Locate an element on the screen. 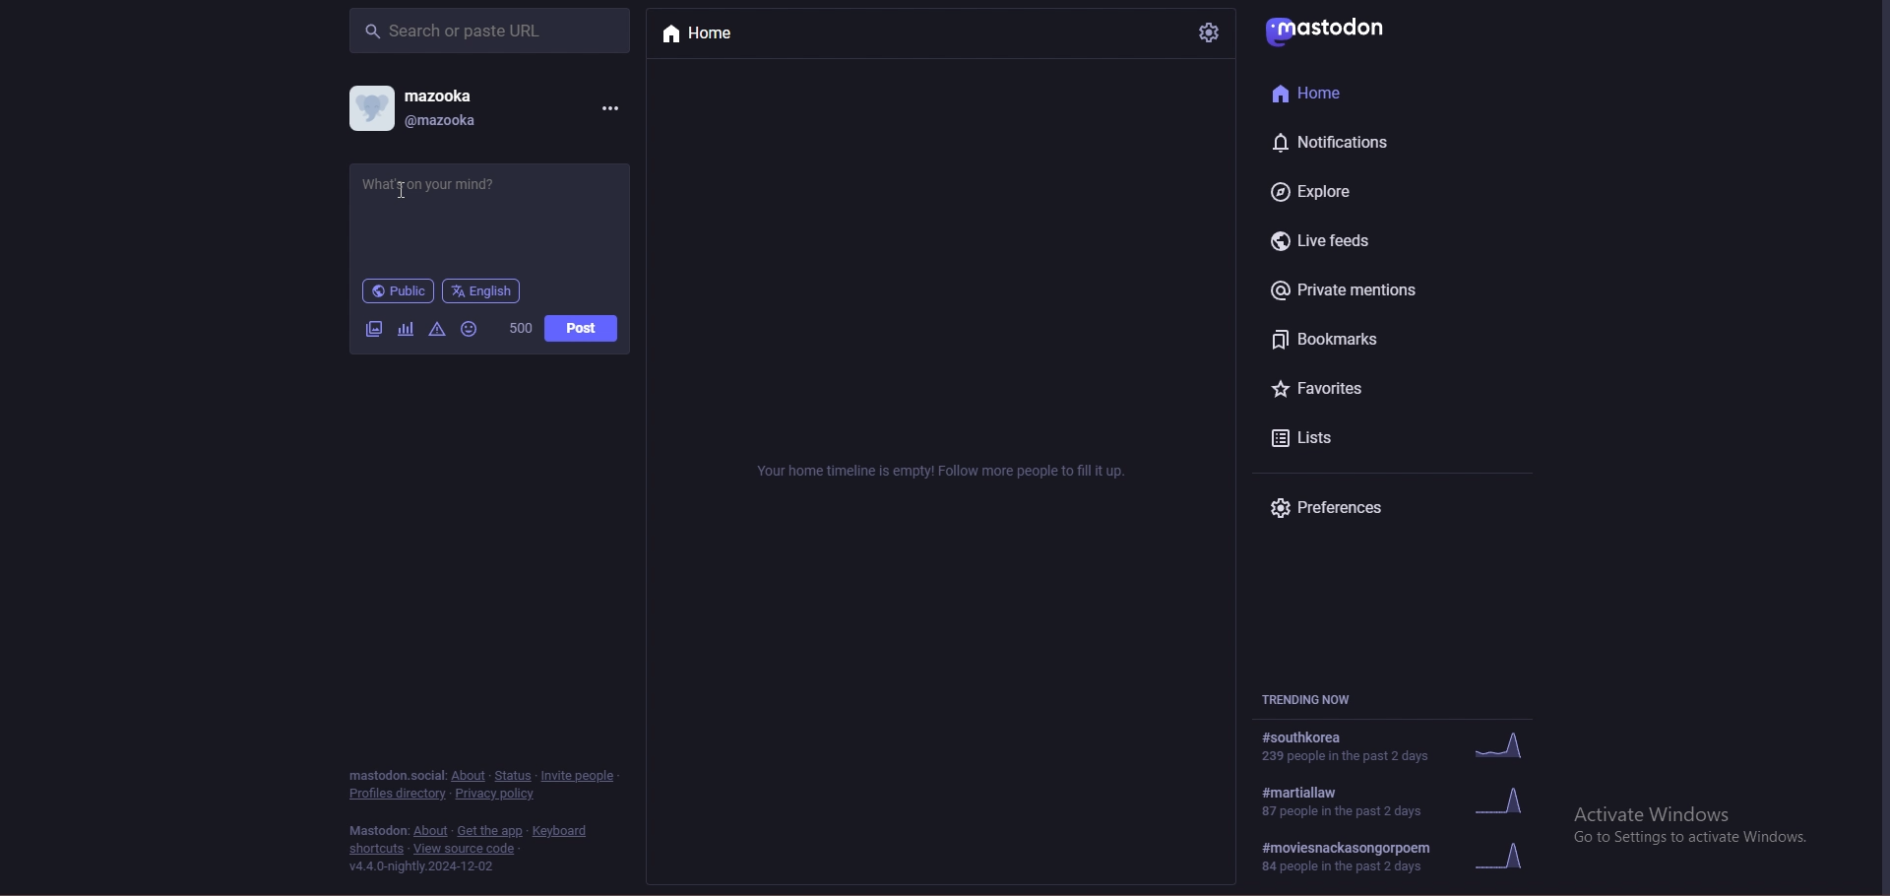  View source code is located at coordinates (467, 849).